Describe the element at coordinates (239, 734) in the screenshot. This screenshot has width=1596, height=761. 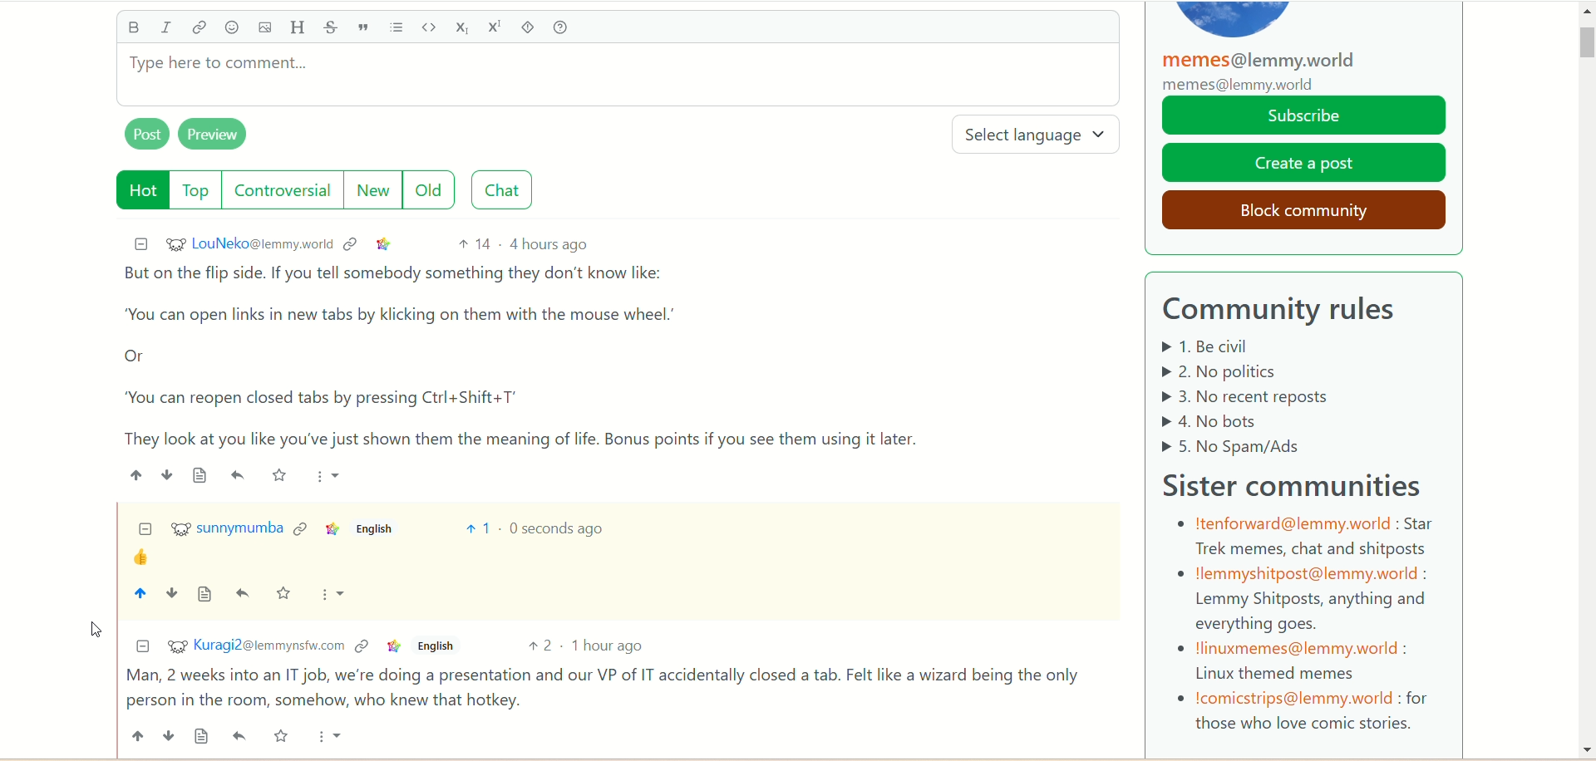
I see `reply` at that location.